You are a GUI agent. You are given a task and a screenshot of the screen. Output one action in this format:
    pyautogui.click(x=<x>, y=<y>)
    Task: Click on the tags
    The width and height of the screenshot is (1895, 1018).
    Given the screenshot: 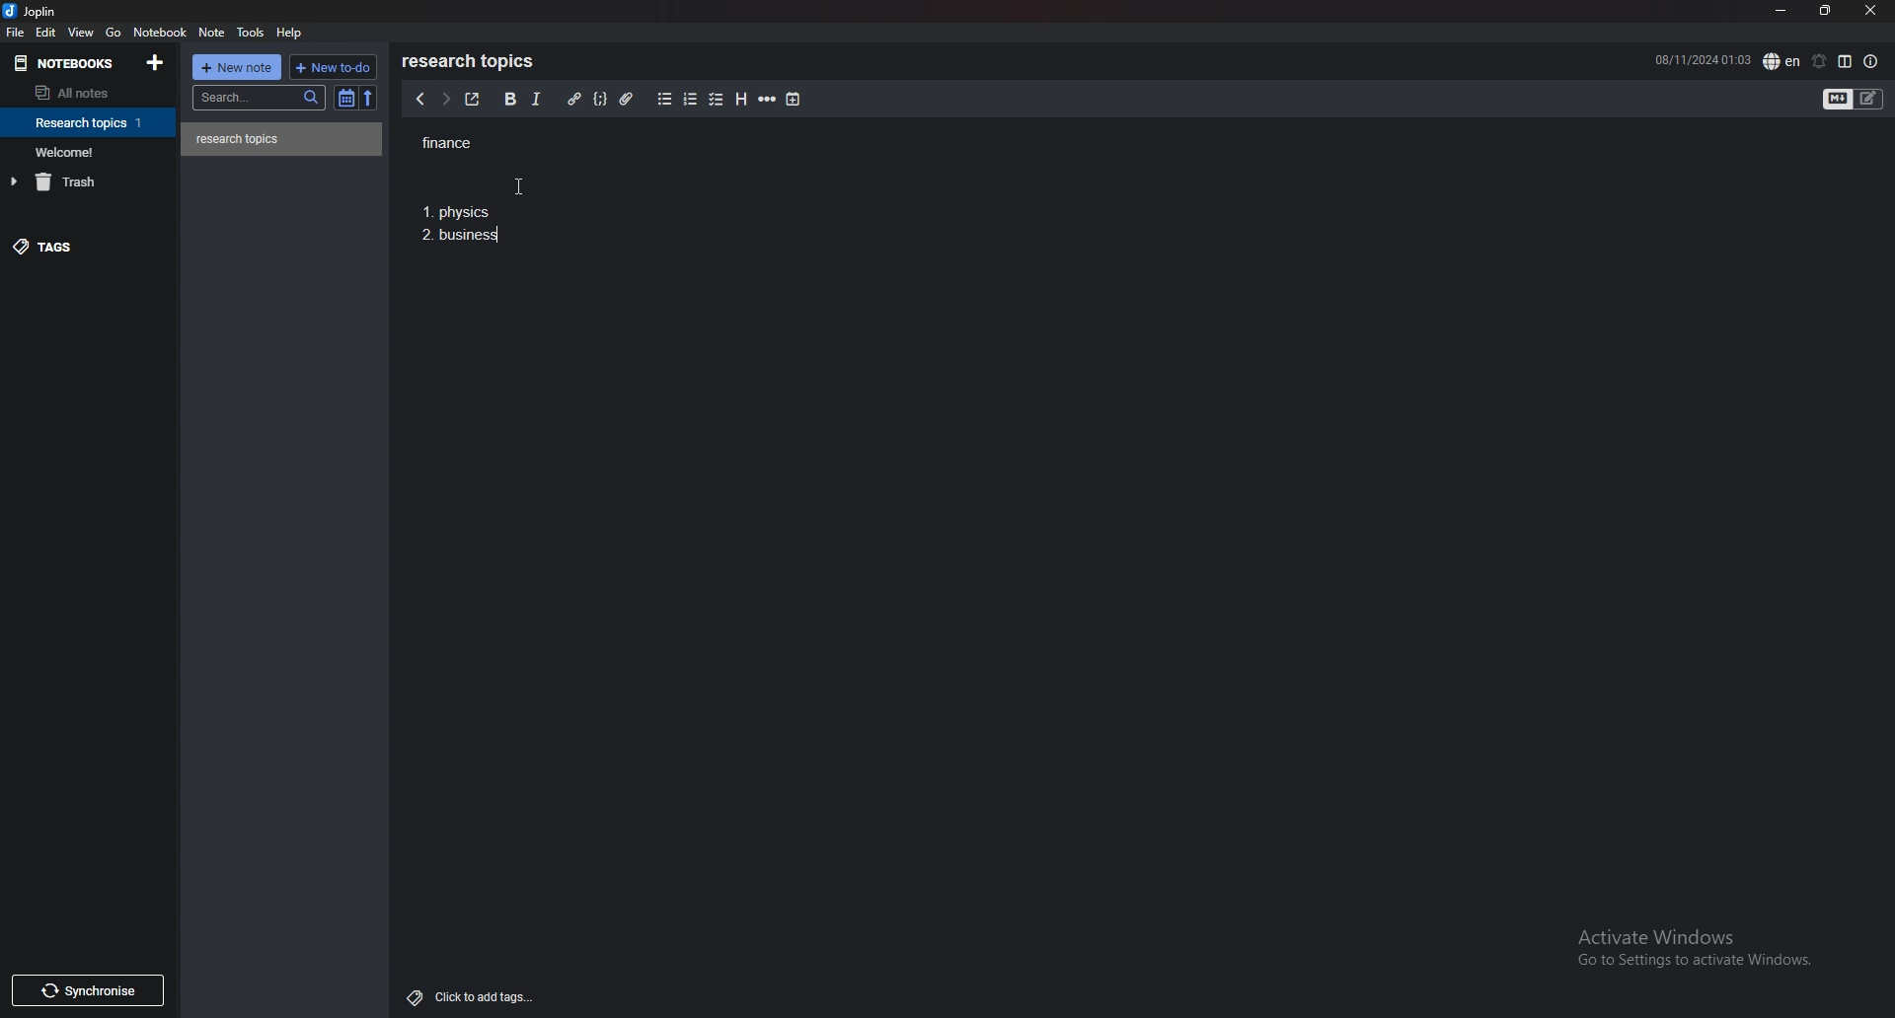 What is the action you would take?
    pyautogui.click(x=84, y=251)
    